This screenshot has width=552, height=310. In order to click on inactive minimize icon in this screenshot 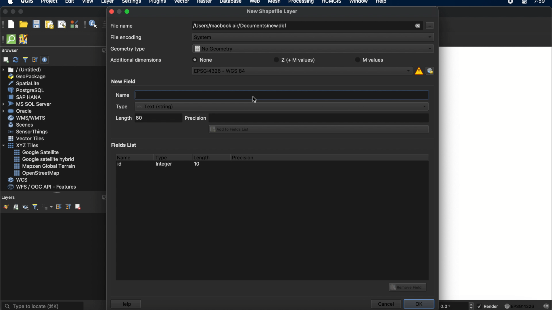, I will do `click(119, 11)`.